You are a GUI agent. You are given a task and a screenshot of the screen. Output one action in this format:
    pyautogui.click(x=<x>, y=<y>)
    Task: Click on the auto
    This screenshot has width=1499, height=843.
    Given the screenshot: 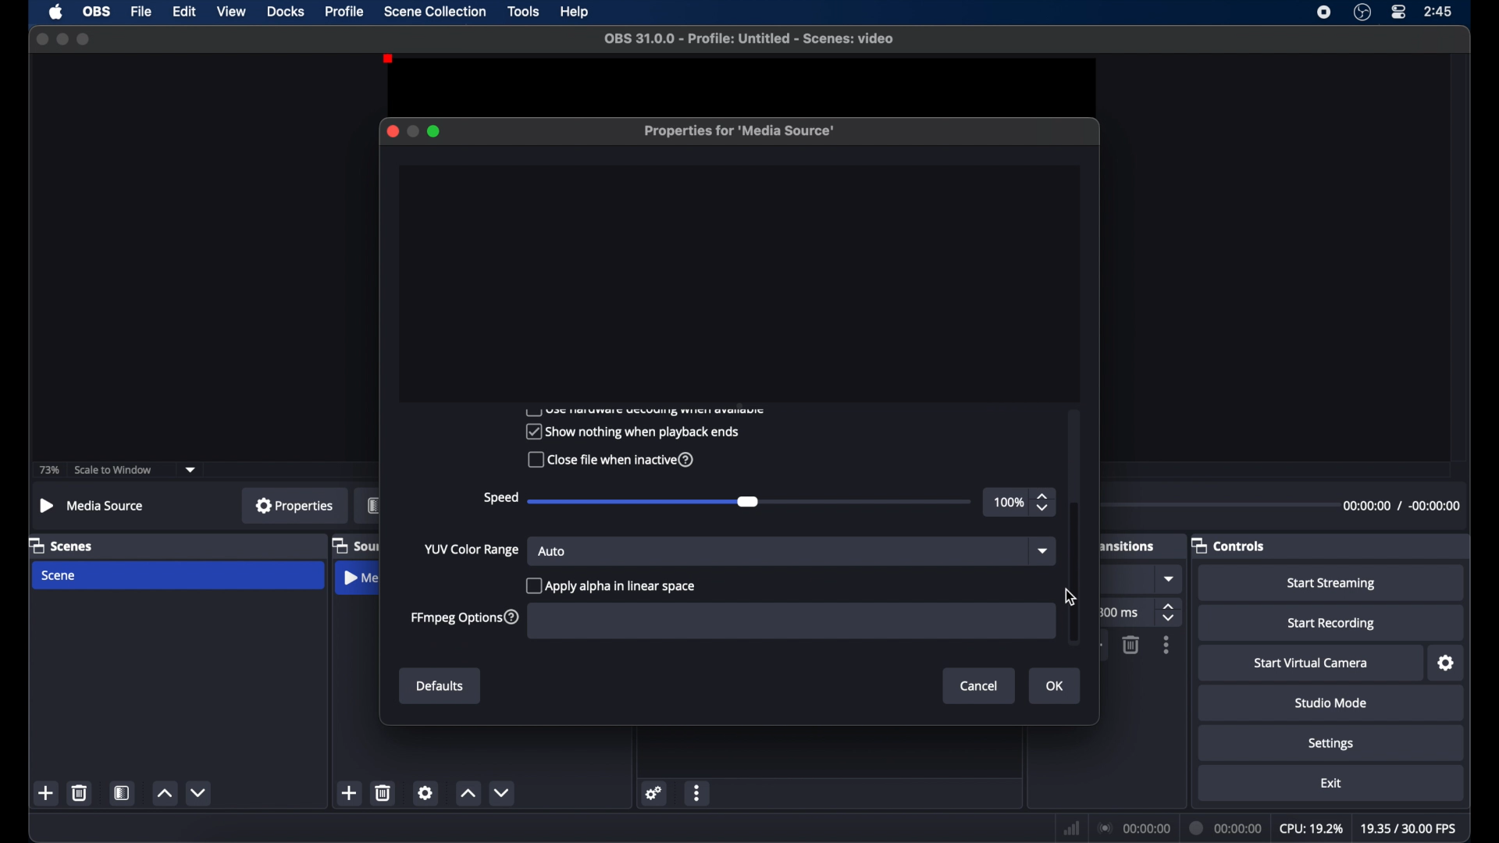 What is the action you would take?
    pyautogui.click(x=553, y=551)
    